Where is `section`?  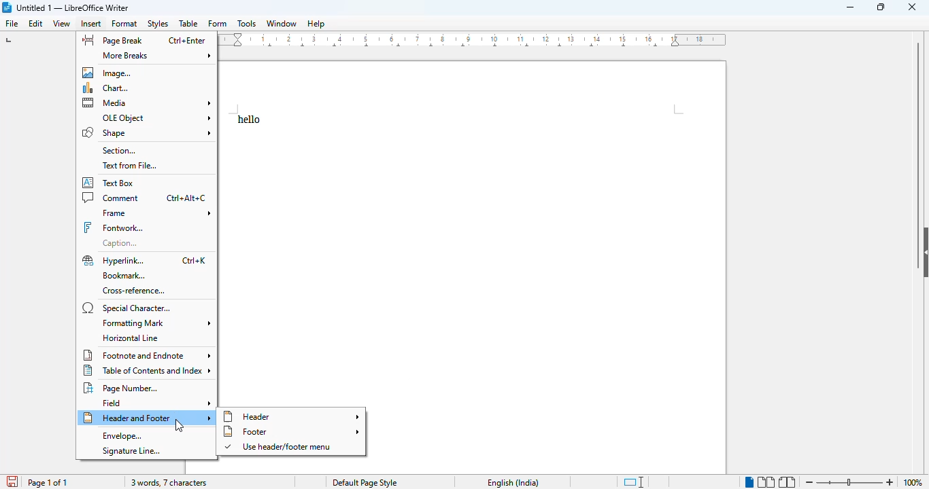 section is located at coordinates (120, 151).